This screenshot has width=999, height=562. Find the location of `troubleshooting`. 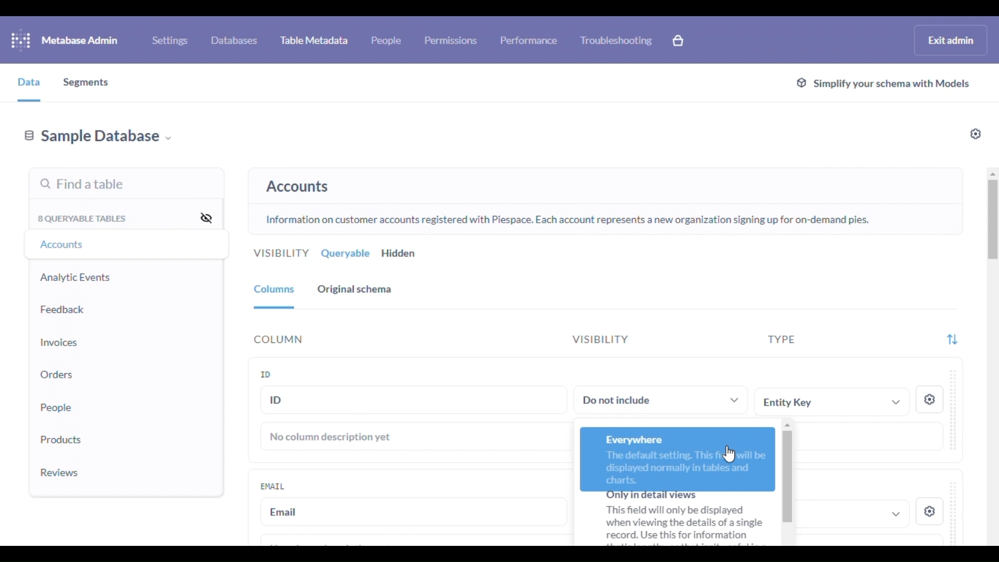

troubleshooting is located at coordinates (617, 40).